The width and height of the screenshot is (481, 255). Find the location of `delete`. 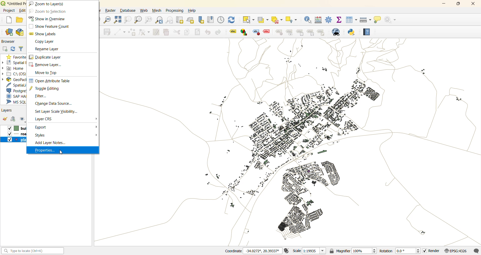

delete is located at coordinates (167, 32).